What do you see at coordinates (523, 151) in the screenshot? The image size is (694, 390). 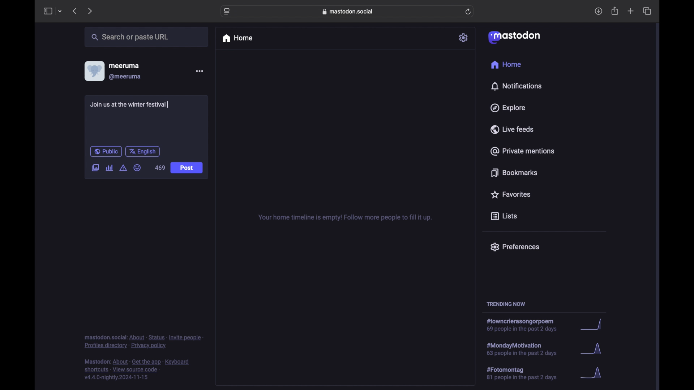 I see `private mentions` at bounding box center [523, 151].